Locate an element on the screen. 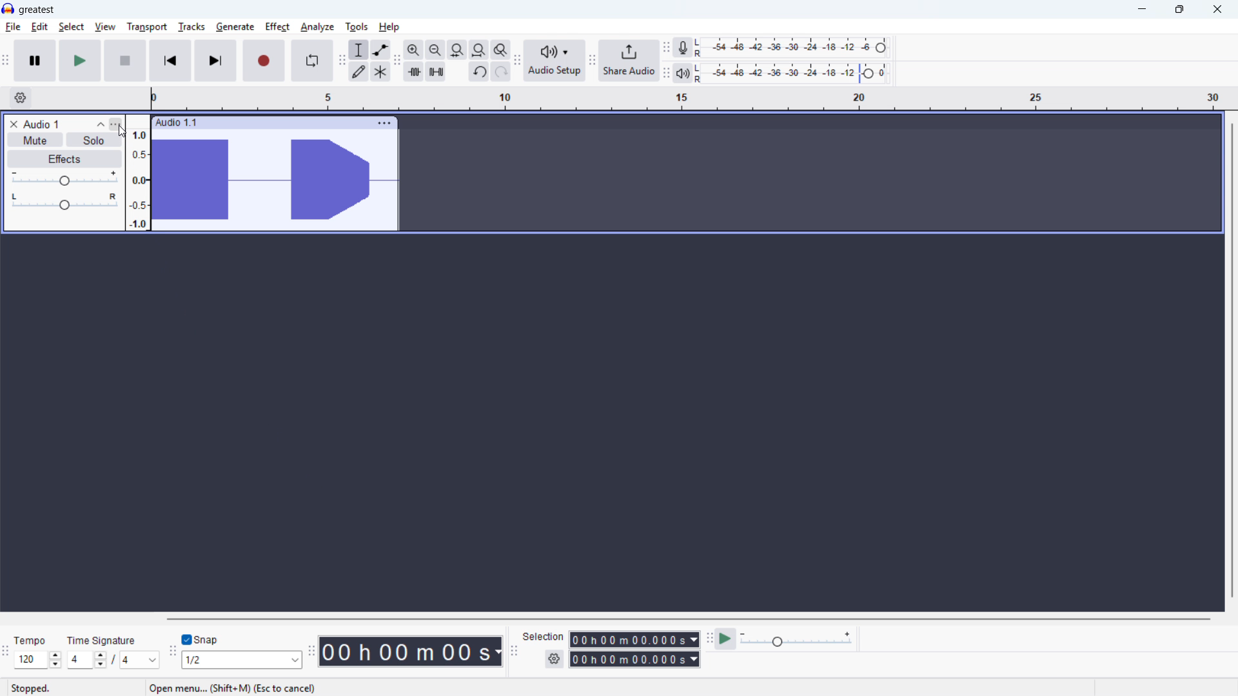 This screenshot has width=1238, height=696. Transport  is located at coordinates (147, 26).